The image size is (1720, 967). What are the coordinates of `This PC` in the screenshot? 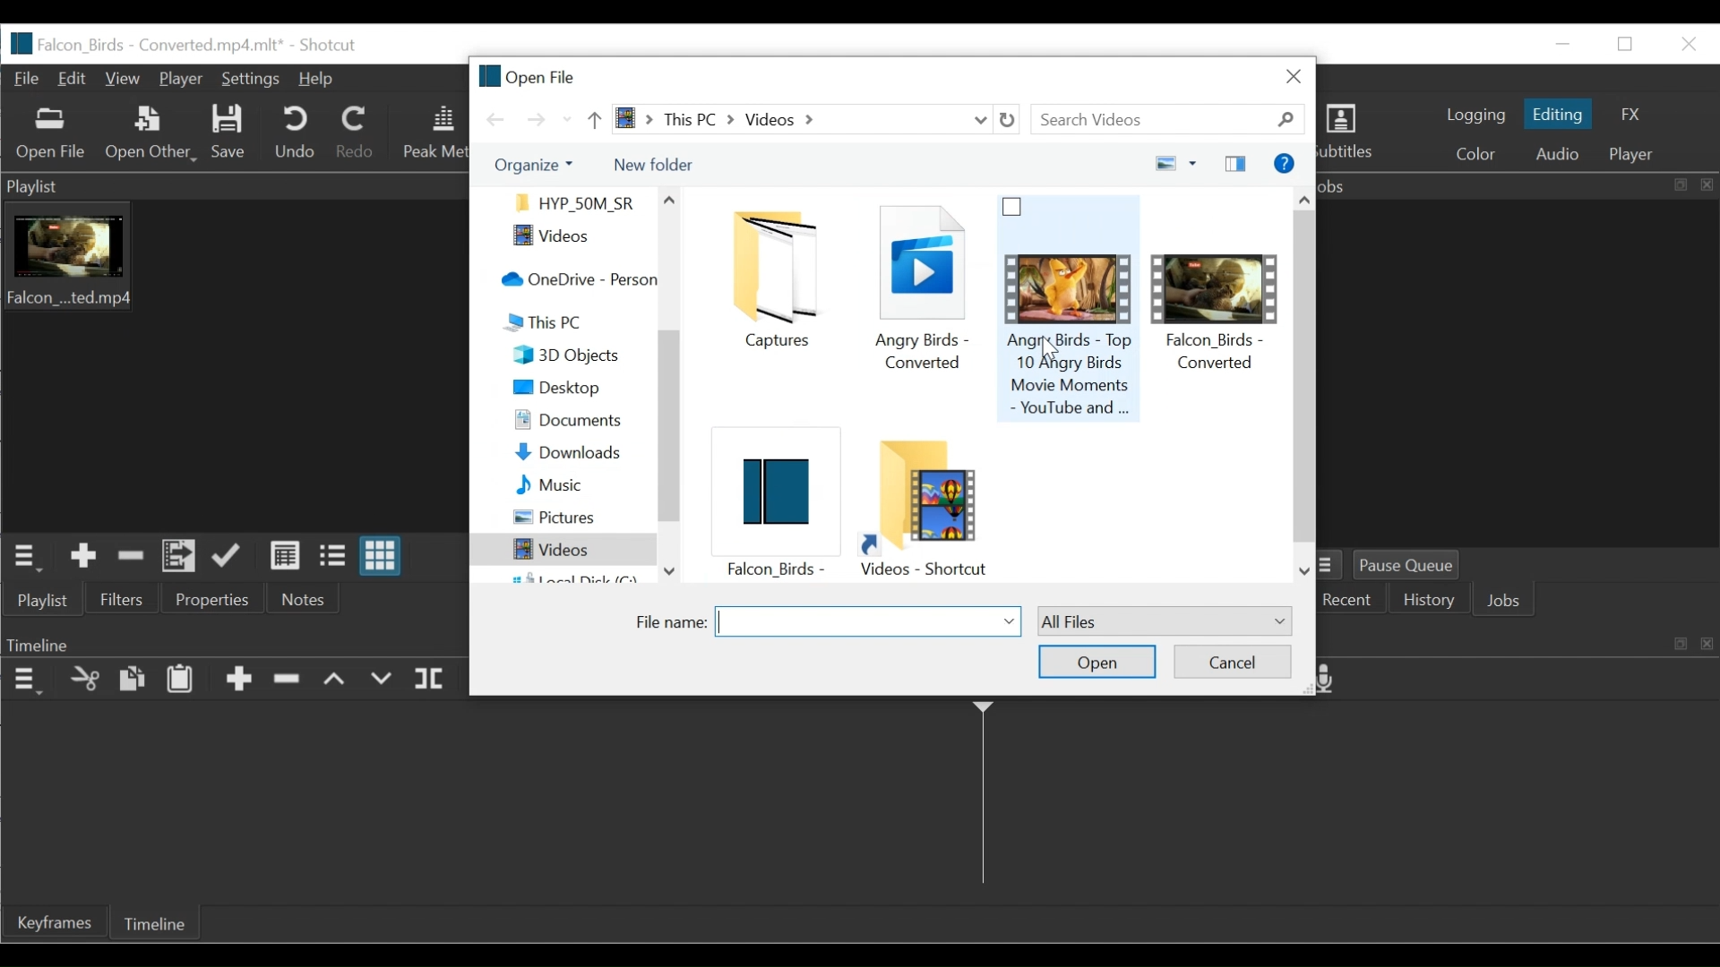 It's located at (580, 321).